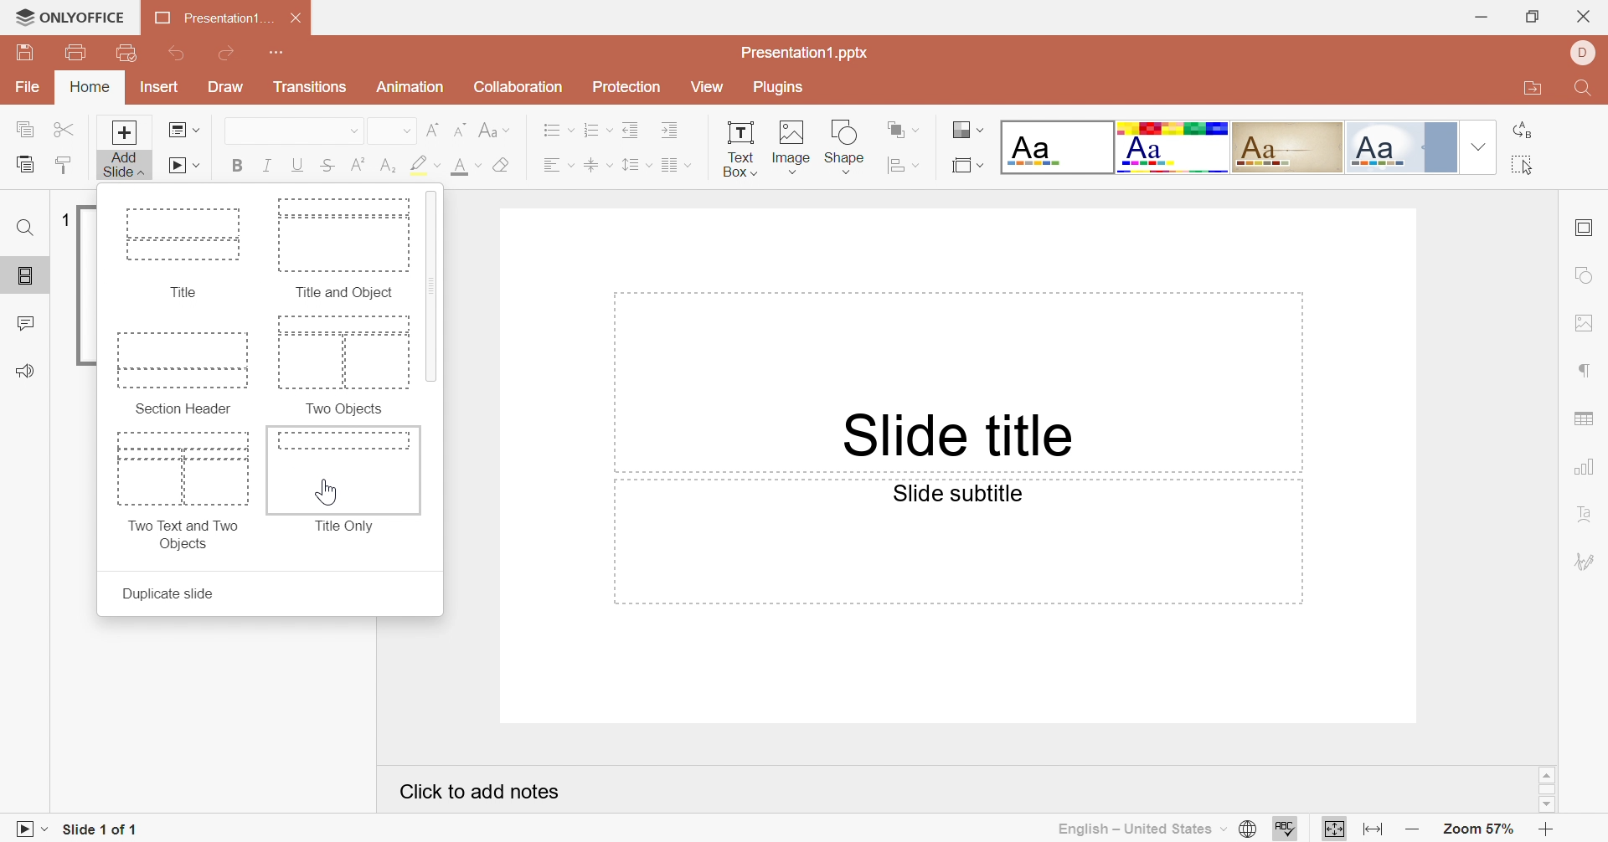 The height and width of the screenshot is (842, 1608). I want to click on Zoom 57%, so click(1477, 829).